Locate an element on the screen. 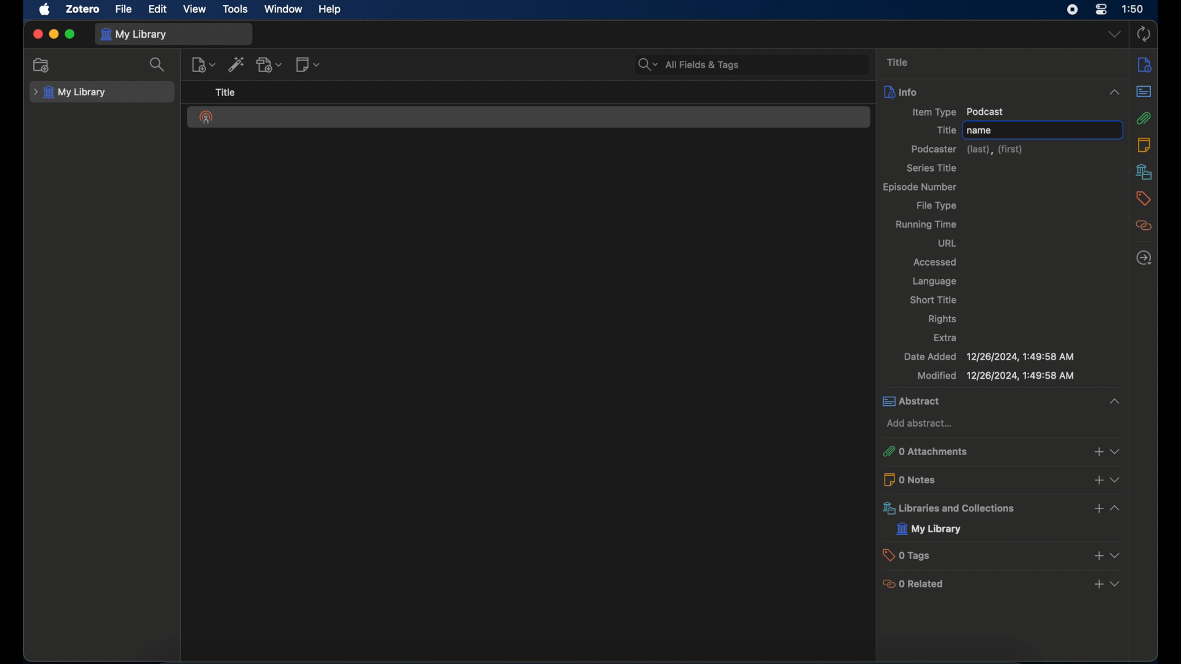  tools is located at coordinates (236, 9).